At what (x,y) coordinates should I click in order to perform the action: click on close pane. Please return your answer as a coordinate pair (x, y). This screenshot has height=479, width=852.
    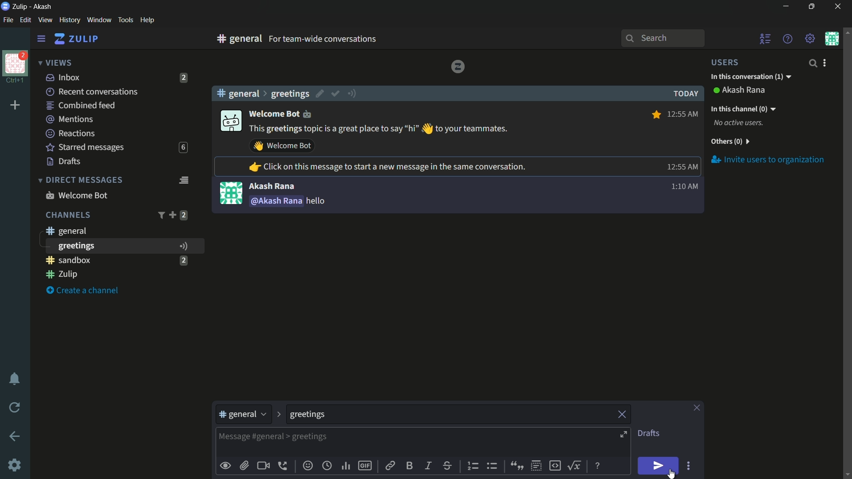
    Looking at the image, I should click on (697, 408).